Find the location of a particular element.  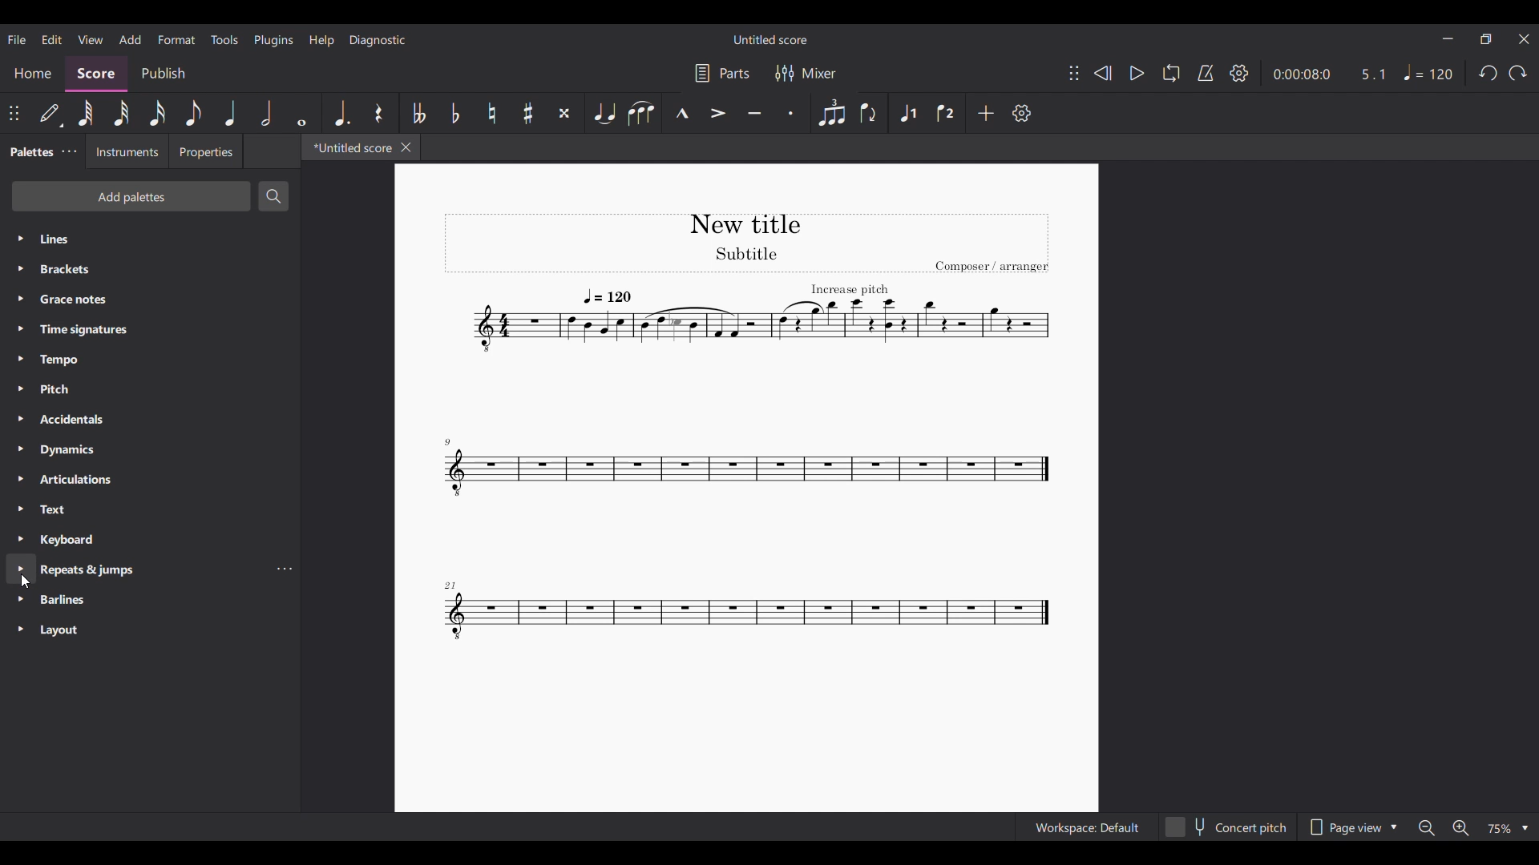

Toggle double flat is located at coordinates (417, 113).